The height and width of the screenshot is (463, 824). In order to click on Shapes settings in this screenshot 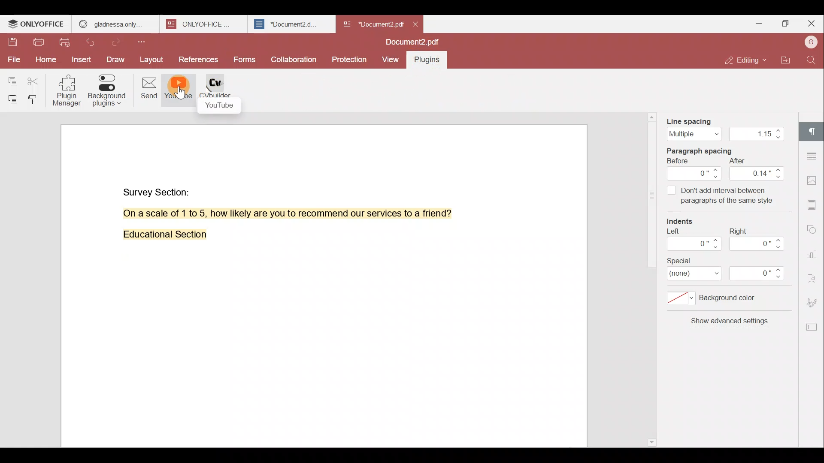, I will do `click(813, 227)`.